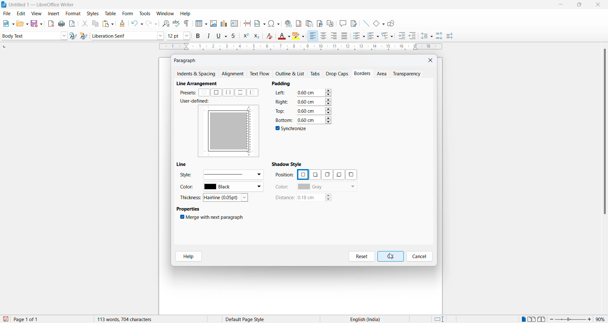  Describe the element at coordinates (247, 23) in the screenshot. I see `page break` at that location.